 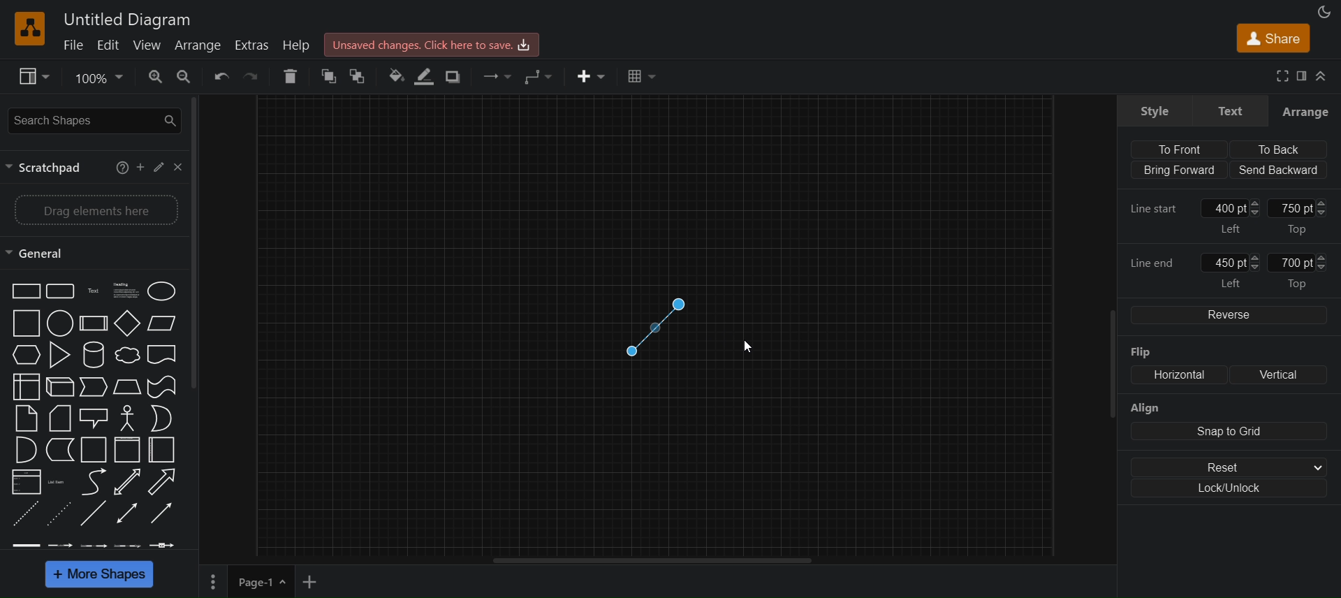 I want to click on arrange, so click(x=1306, y=110).